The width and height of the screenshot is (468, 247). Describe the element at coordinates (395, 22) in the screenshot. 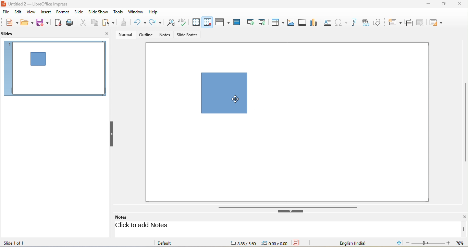

I see `new slide` at that location.